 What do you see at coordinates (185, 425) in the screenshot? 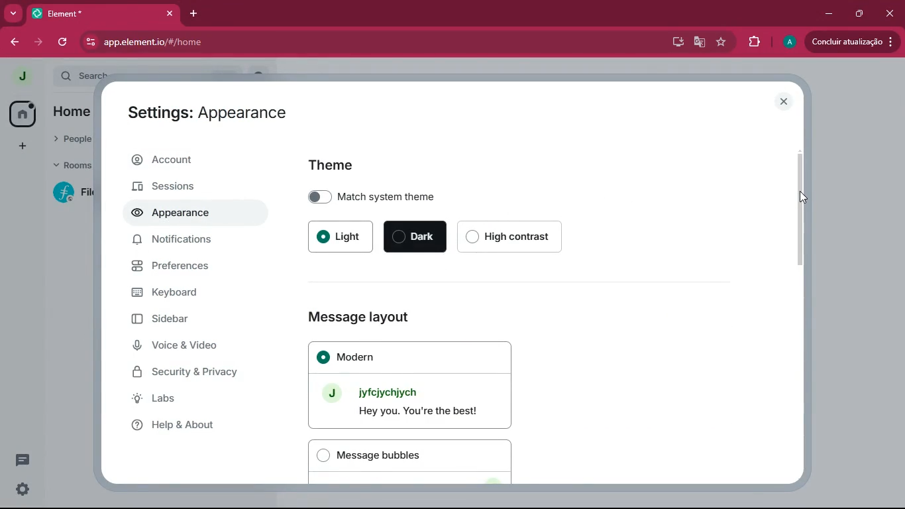
I see `help & about` at bounding box center [185, 425].